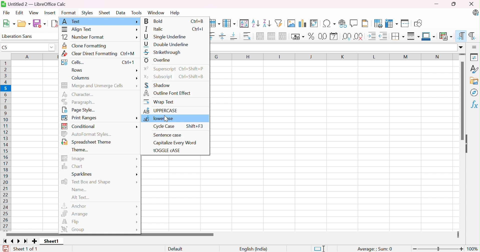  Describe the element at coordinates (75, 206) in the screenshot. I see `Anchor` at that location.